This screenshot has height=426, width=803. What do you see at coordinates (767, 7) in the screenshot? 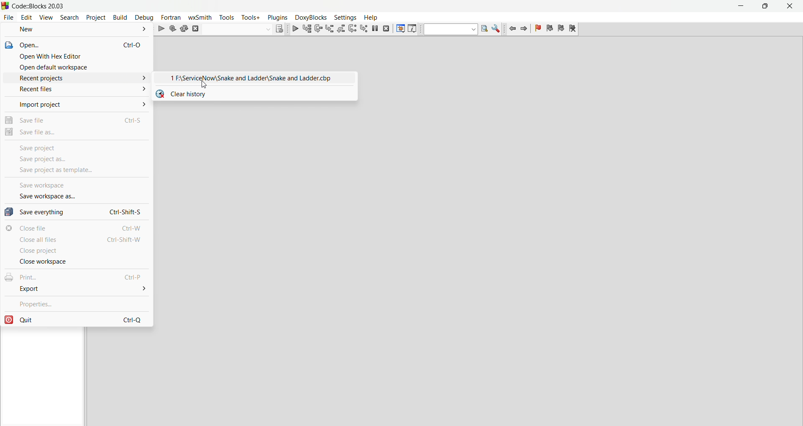
I see `maximize` at bounding box center [767, 7].